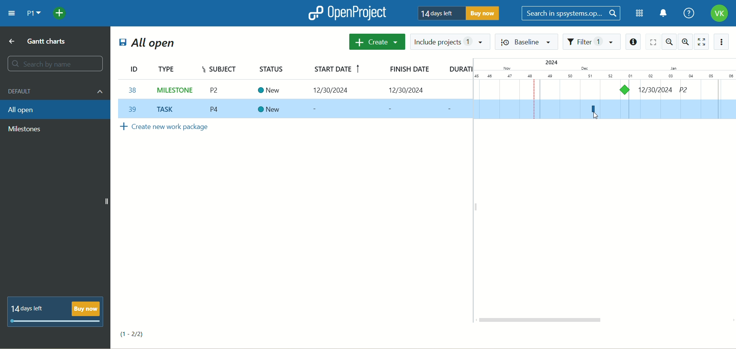 The height and width of the screenshot is (349, 736). Describe the element at coordinates (176, 67) in the screenshot. I see `type` at that location.